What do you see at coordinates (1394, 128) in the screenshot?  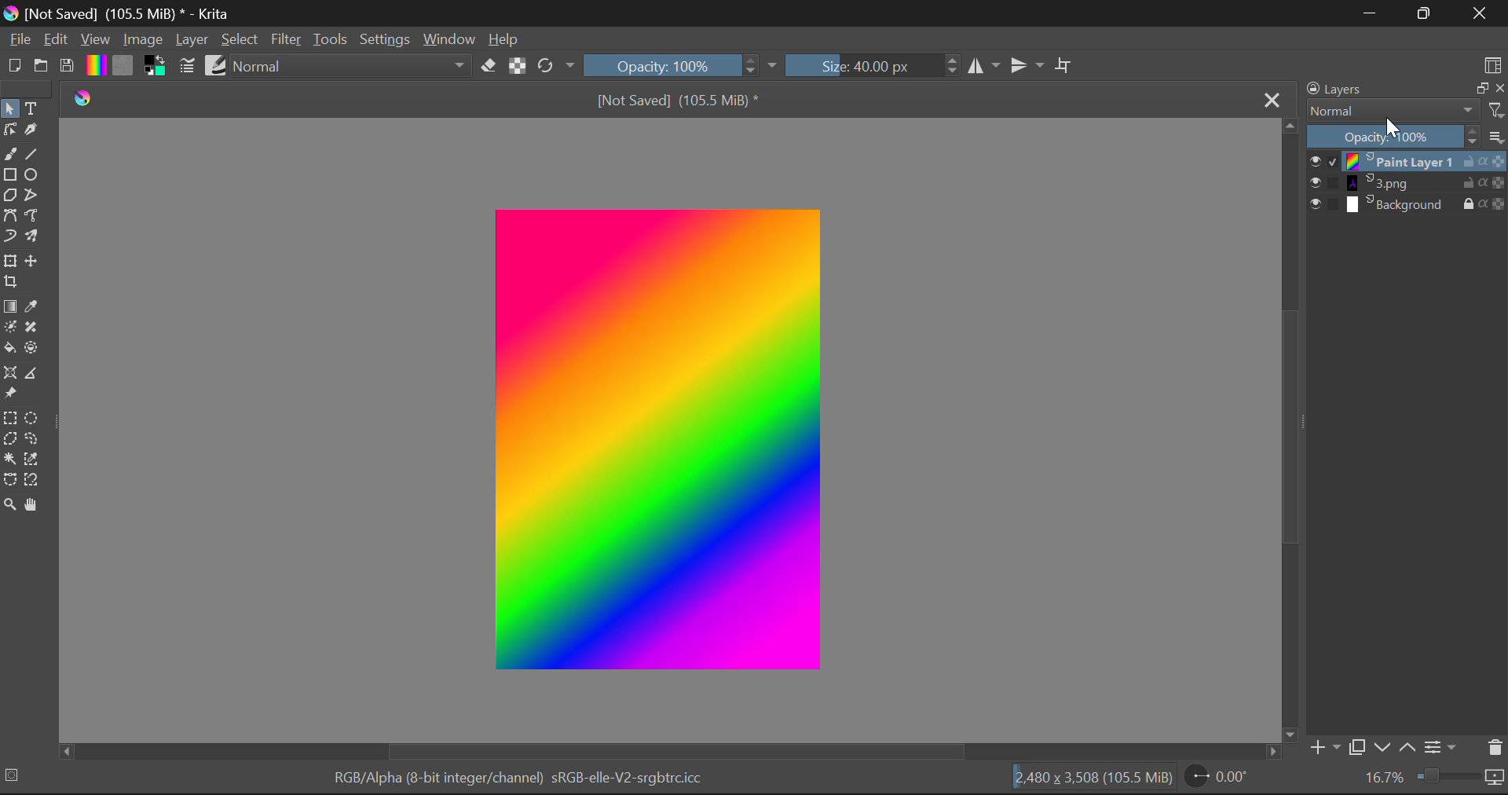 I see `cursor` at bounding box center [1394, 128].